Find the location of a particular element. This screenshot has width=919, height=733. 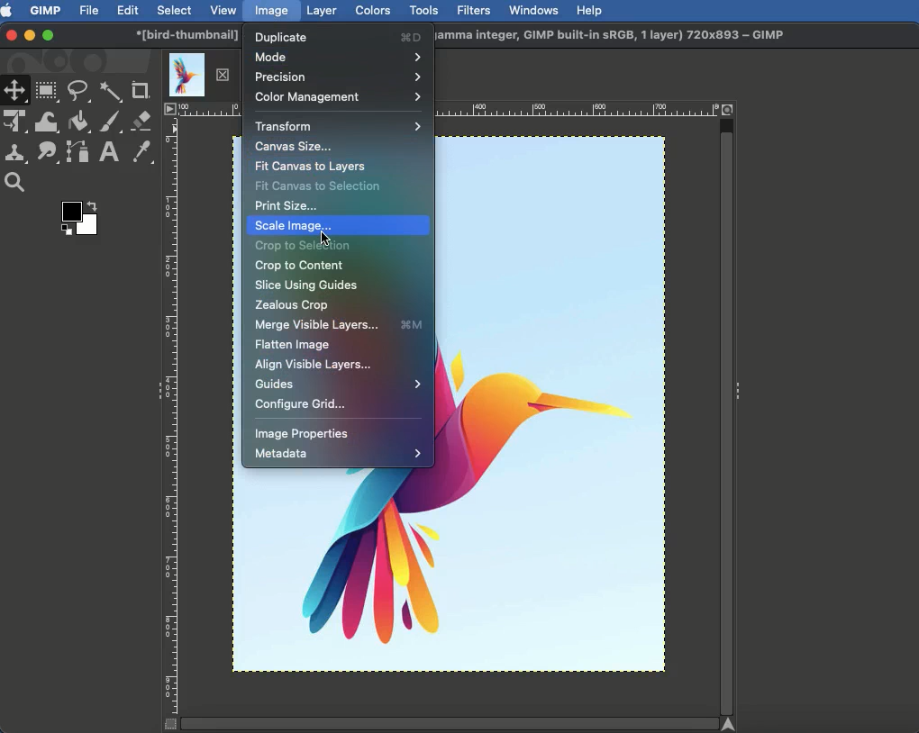

Canvas size is located at coordinates (292, 149).